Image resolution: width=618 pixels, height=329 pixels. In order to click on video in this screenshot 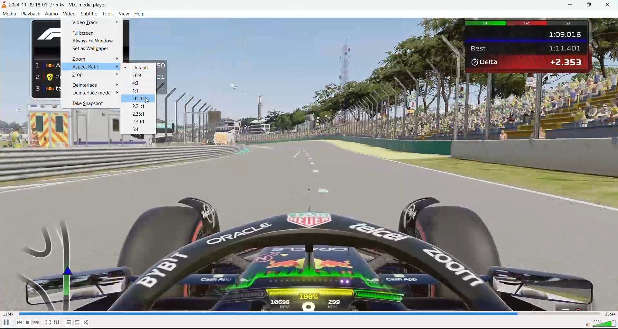, I will do `click(70, 14)`.